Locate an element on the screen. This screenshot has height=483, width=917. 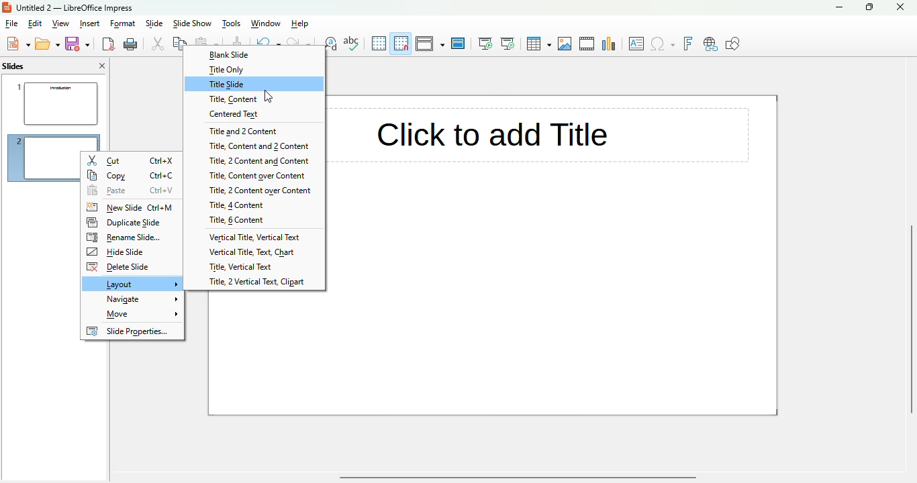
title, 6 content is located at coordinates (254, 220).